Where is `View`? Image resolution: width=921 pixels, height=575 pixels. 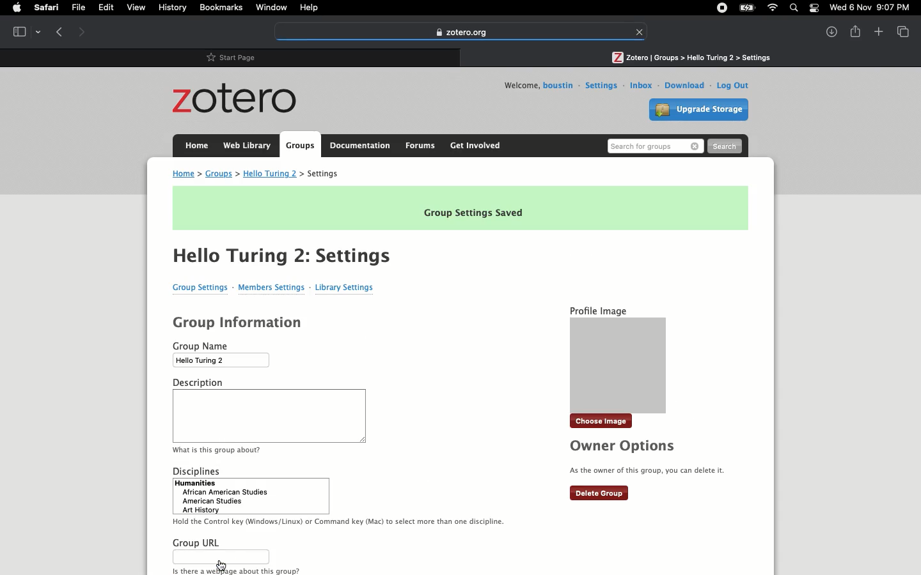 View is located at coordinates (902, 31).